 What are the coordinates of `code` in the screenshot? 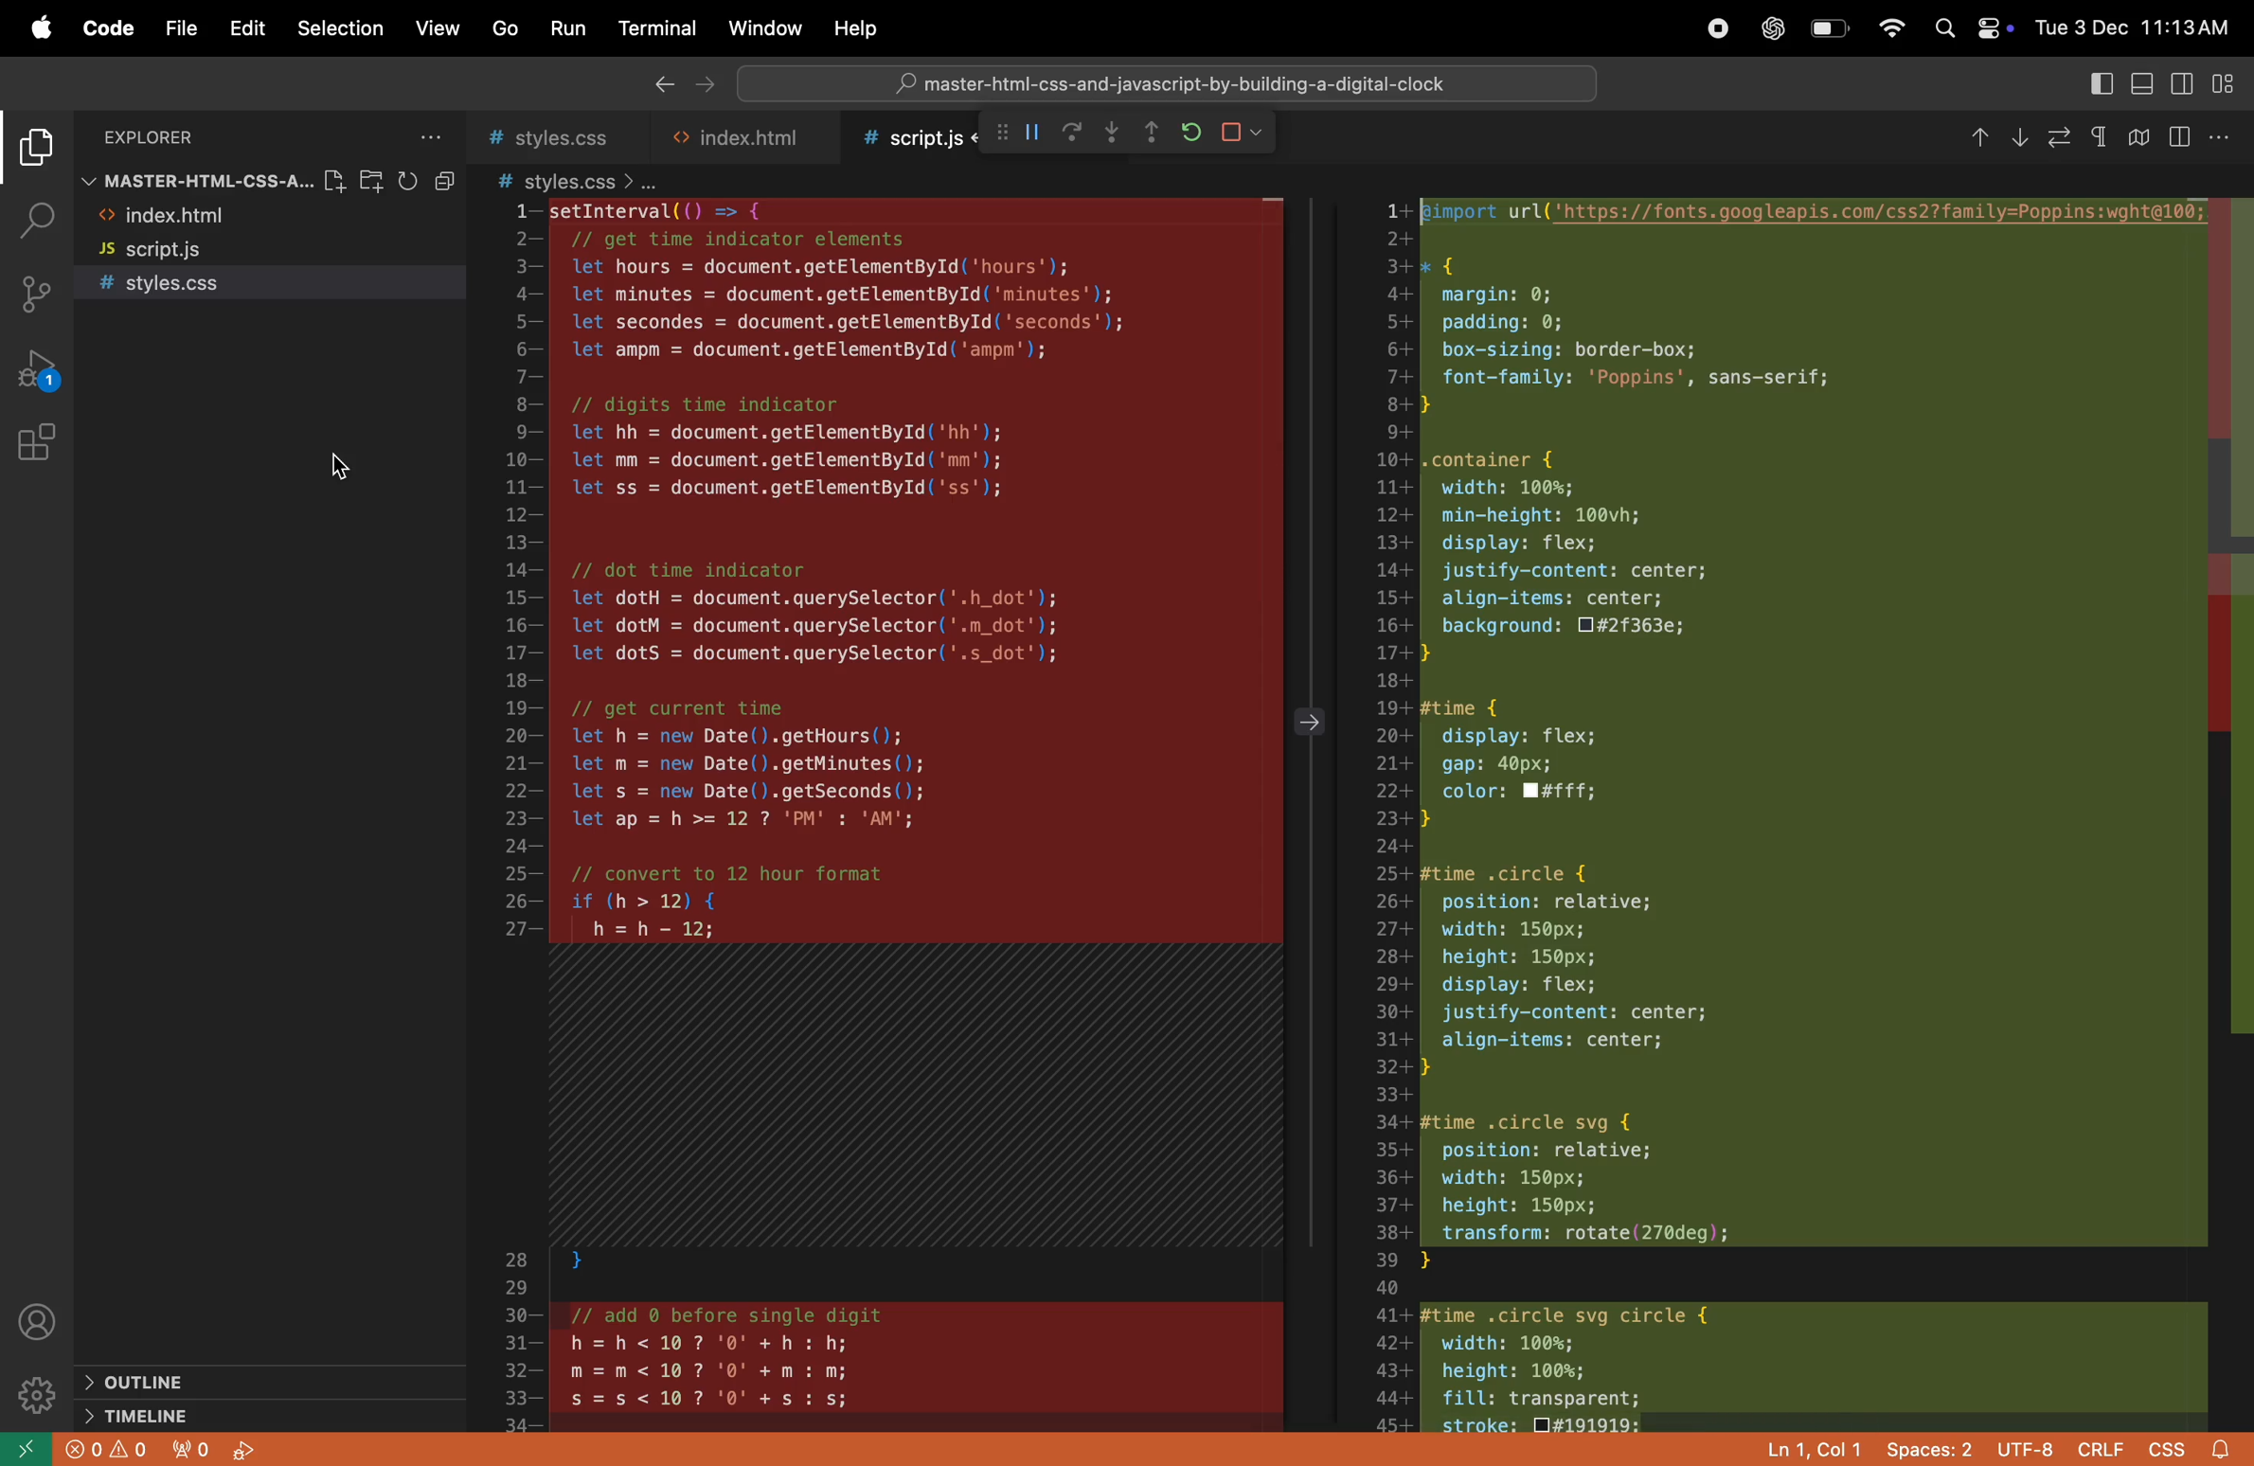 It's located at (105, 27).